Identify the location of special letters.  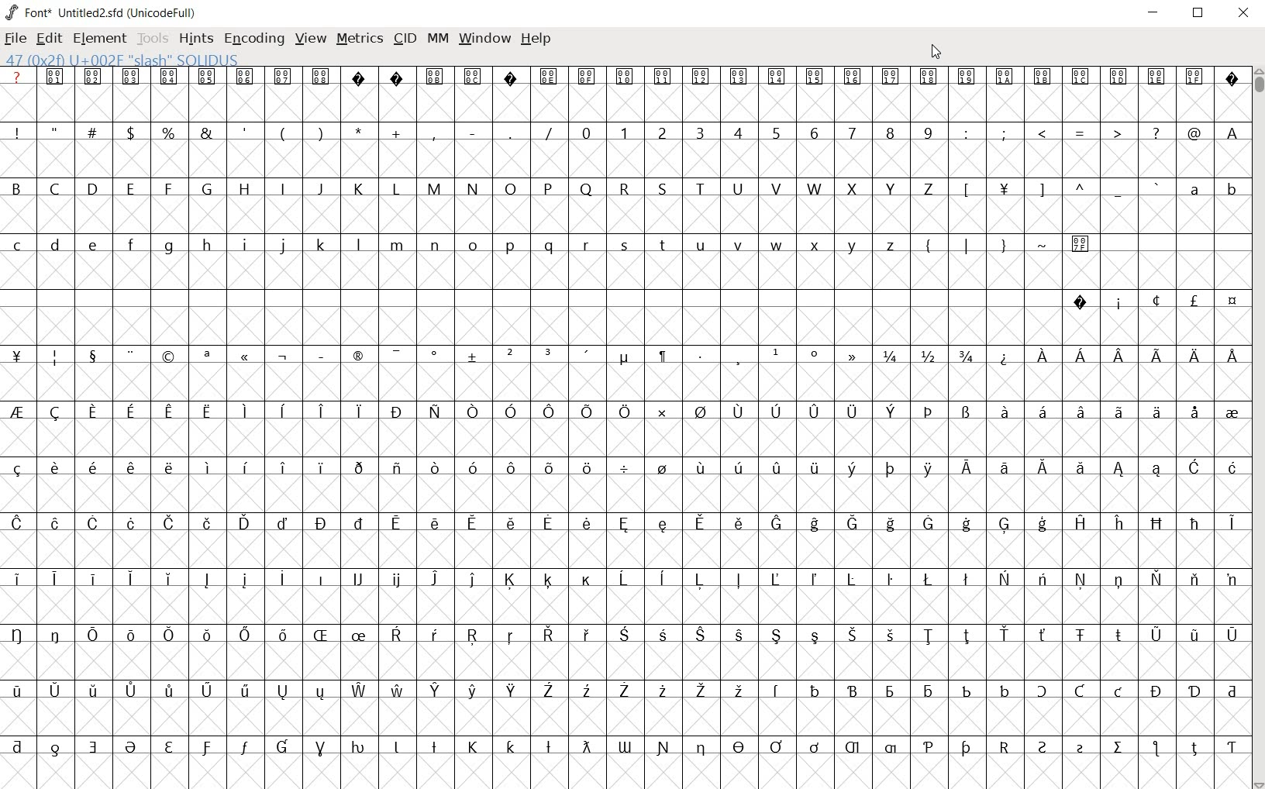
(623, 633).